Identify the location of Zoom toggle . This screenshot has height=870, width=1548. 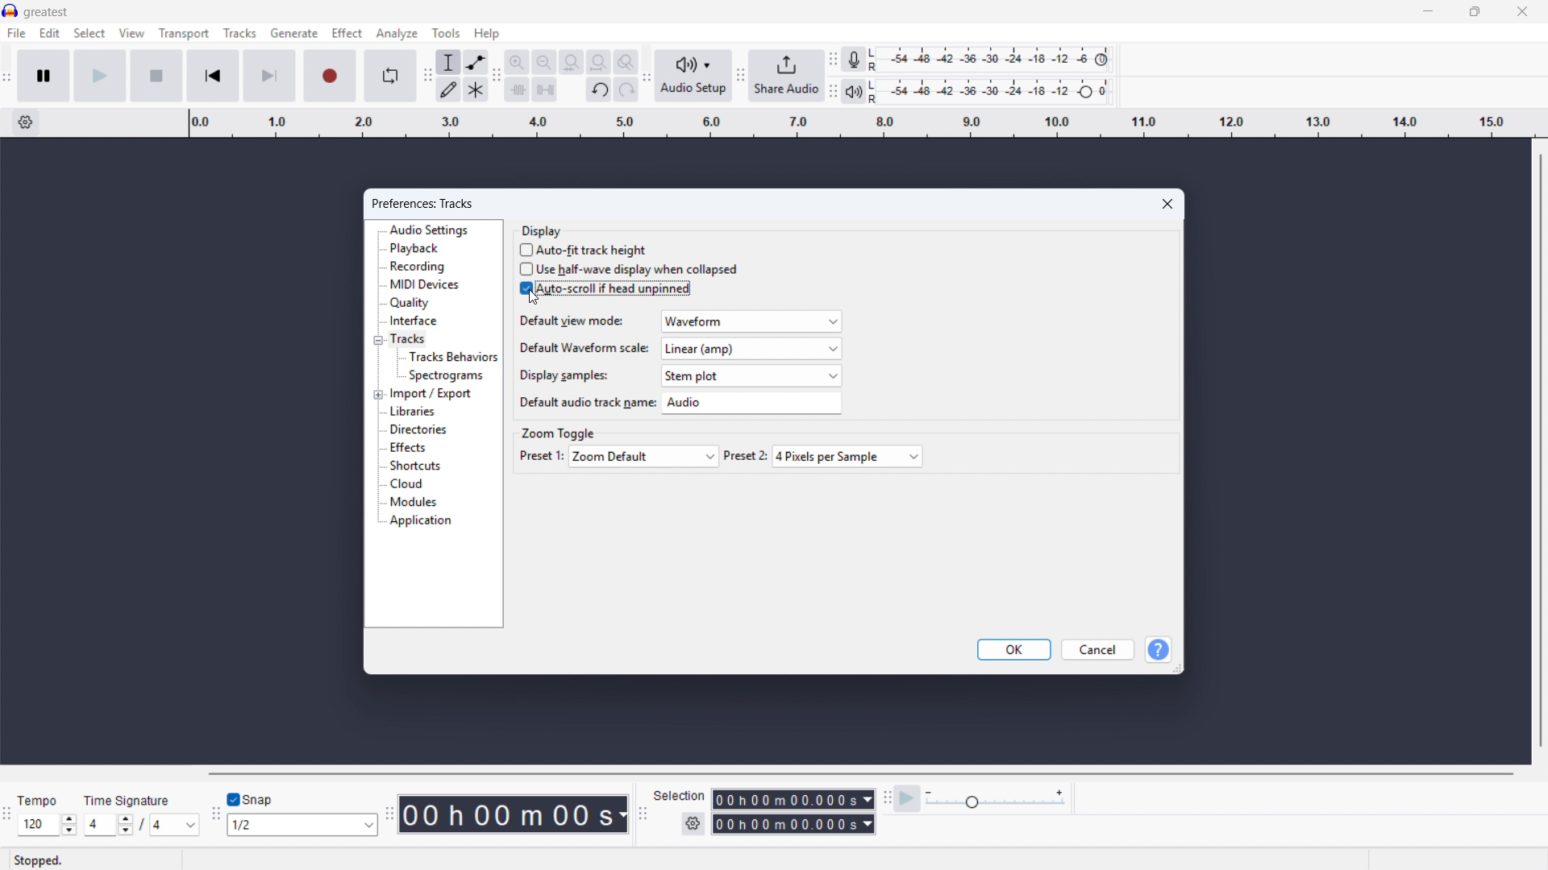
(560, 434).